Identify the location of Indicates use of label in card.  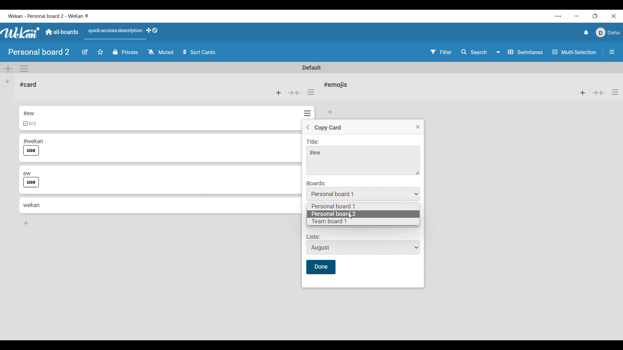
(31, 151).